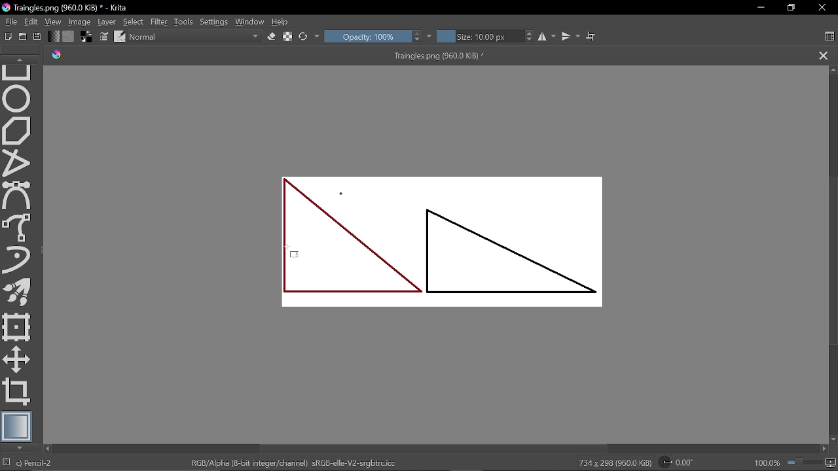 This screenshot has width=838, height=471. What do you see at coordinates (31, 21) in the screenshot?
I see `Edit` at bounding box center [31, 21].